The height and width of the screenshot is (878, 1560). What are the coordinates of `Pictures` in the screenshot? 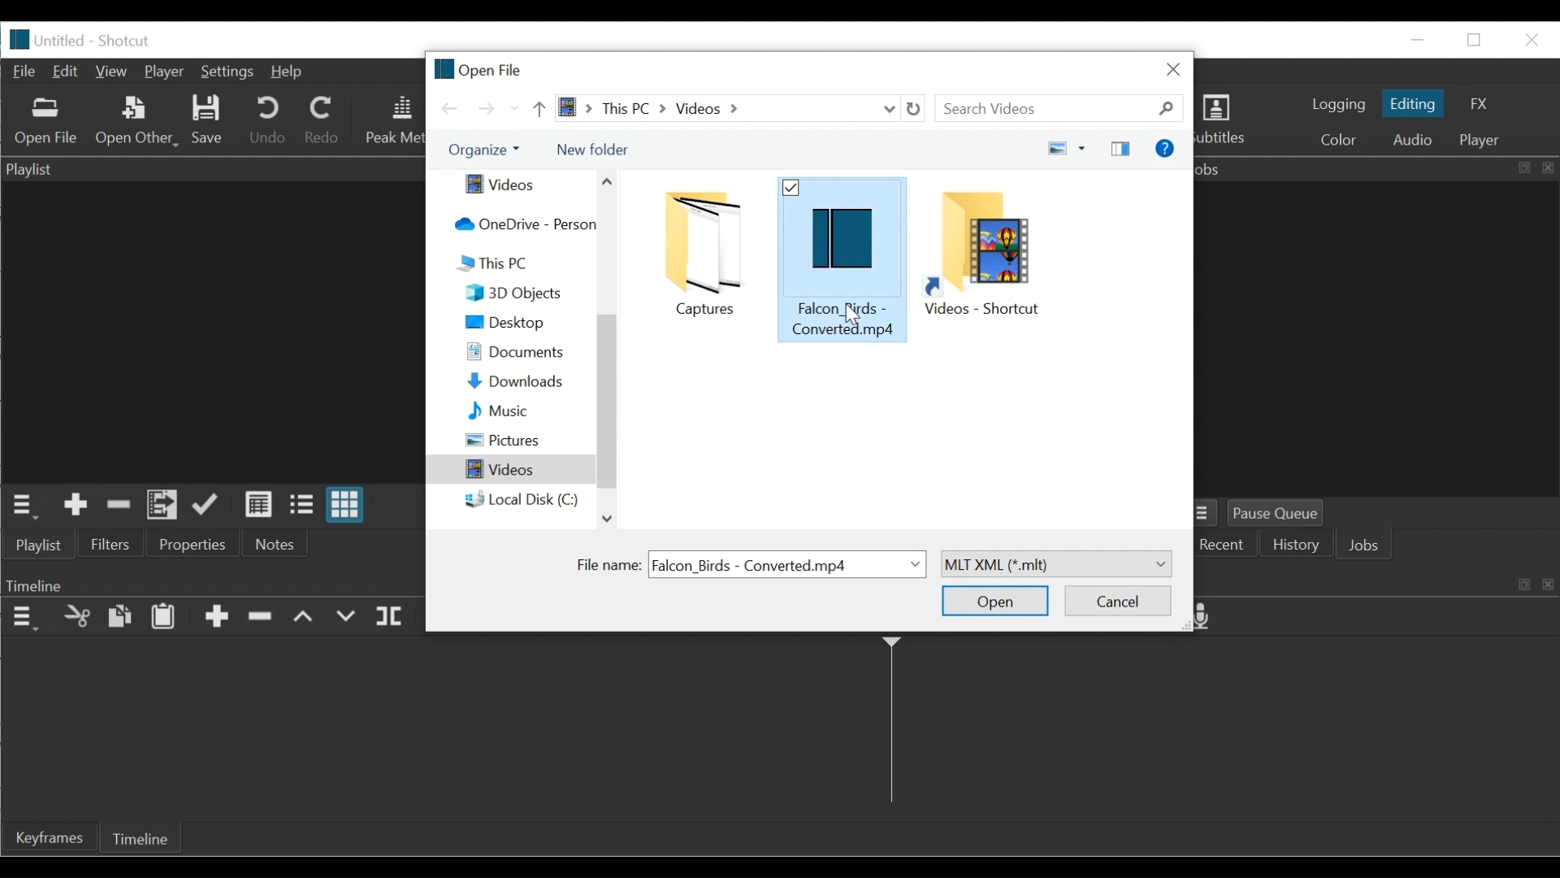 It's located at (527, 441).